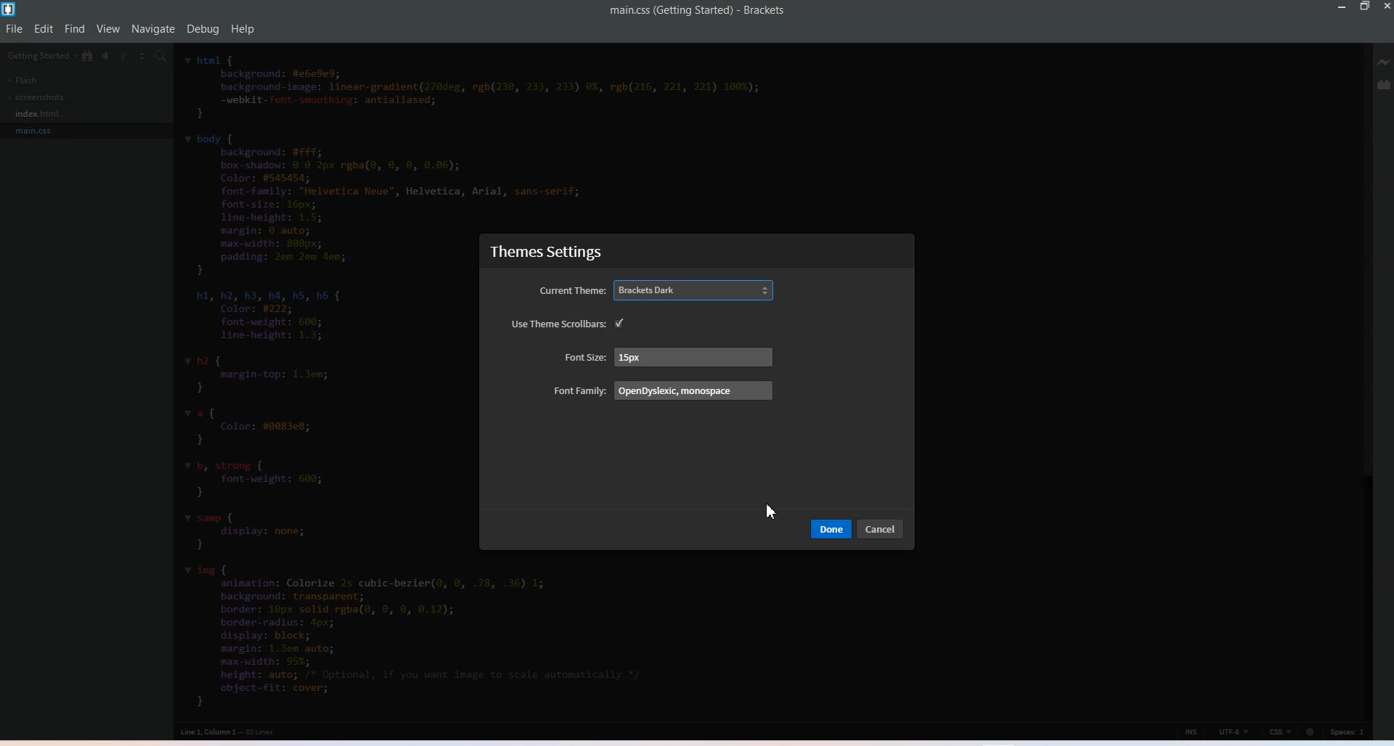 This screenshot has height=746, width=1394. Describe the element at coordinates (572, 292) in the screenshot. I see `Current theme` at that location.